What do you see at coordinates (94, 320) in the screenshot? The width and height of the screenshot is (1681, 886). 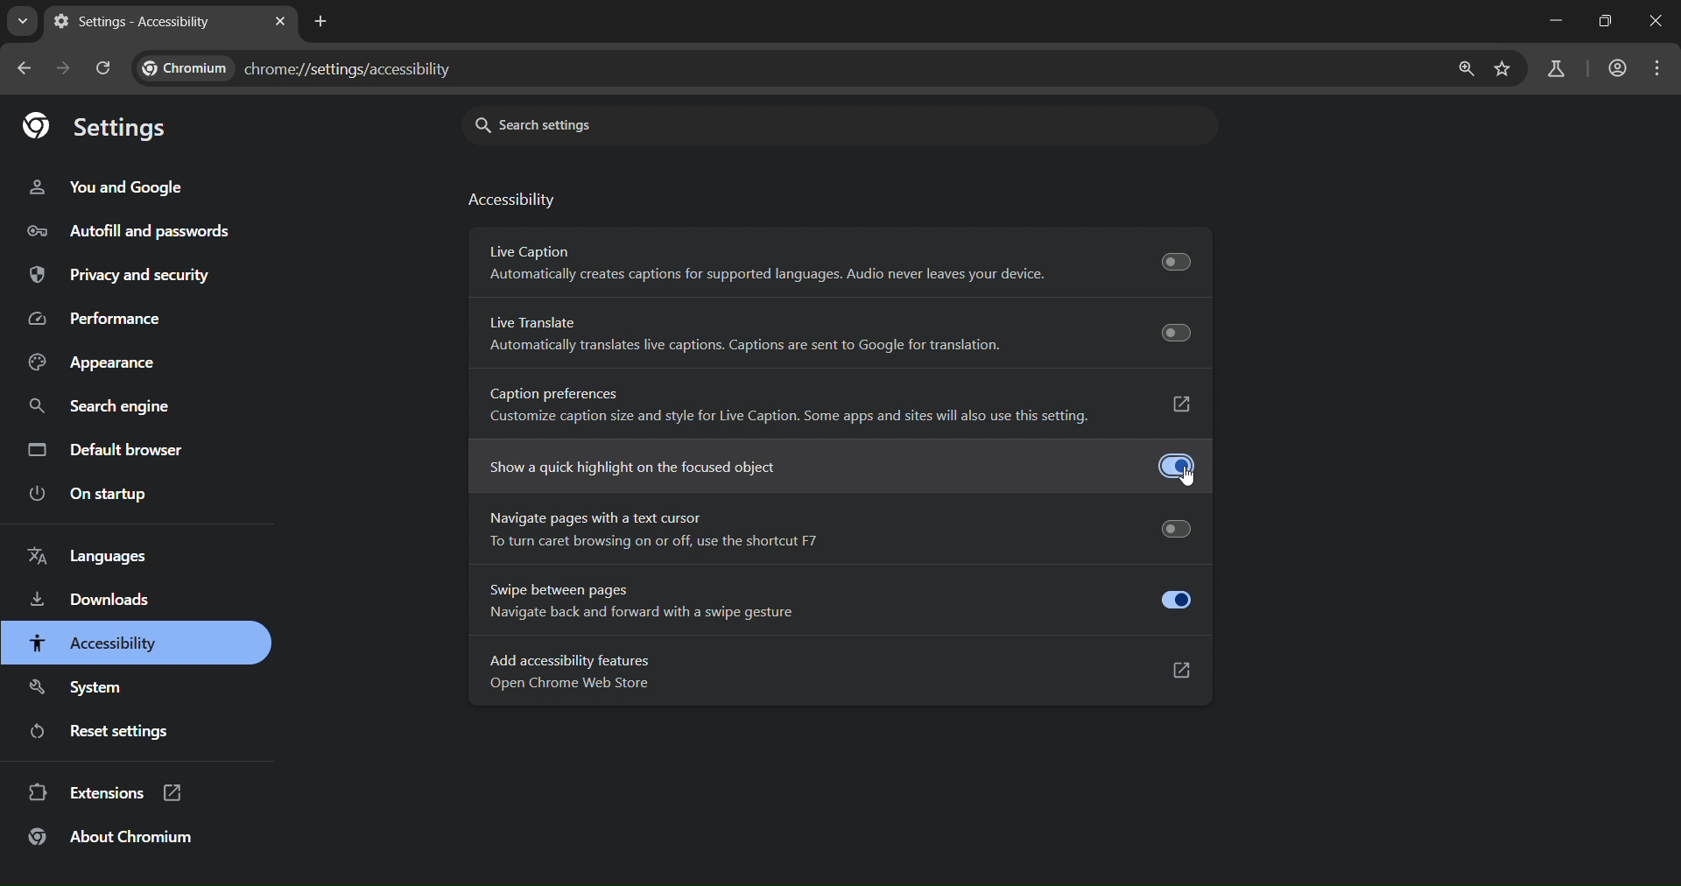 I see `performance` at bounding box center [94, 320].